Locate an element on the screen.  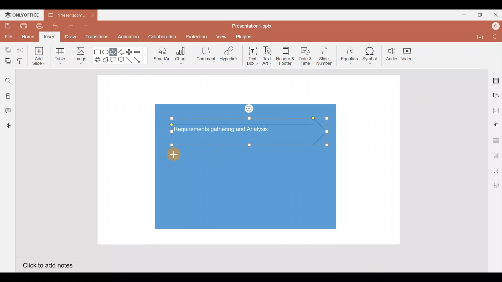
Account name is located at coordinates (496, 26).